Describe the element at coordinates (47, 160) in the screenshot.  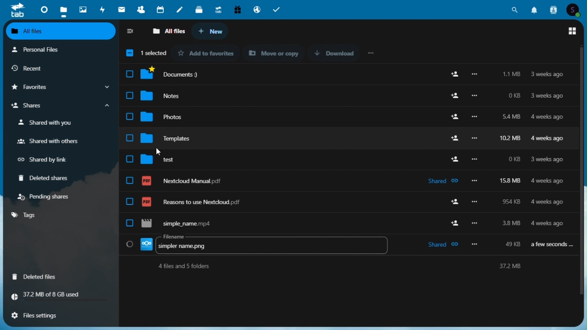
I see `shared by link` at that location.